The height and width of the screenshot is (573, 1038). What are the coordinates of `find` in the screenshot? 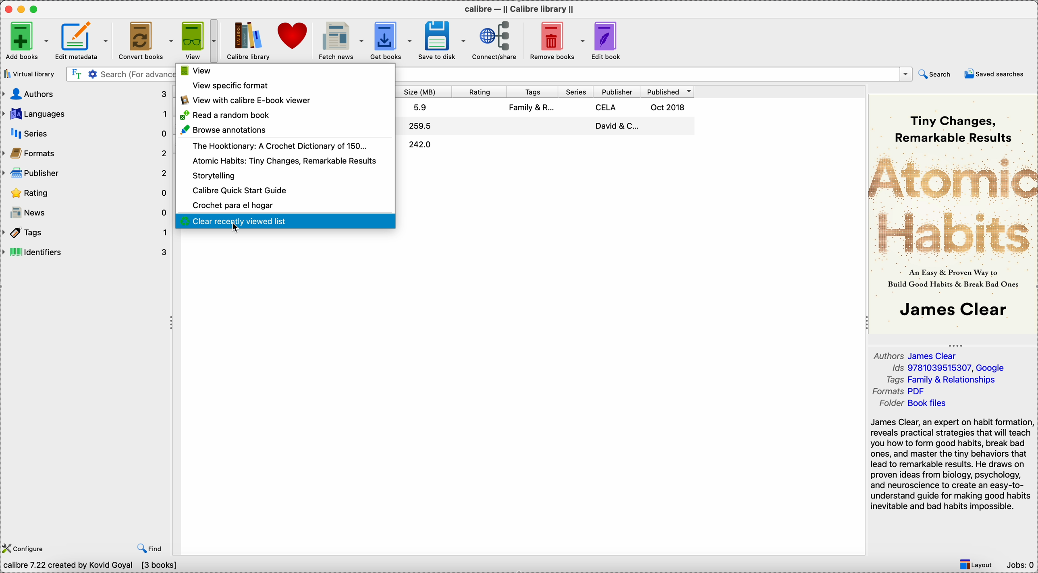 It's located at (148, 547).